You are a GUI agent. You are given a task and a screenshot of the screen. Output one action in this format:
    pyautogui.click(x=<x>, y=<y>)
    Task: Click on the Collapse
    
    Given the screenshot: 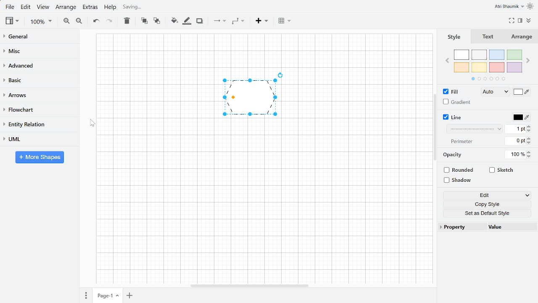 What is the action you would take?
    pyautogui.click(x=530, y=20)
    